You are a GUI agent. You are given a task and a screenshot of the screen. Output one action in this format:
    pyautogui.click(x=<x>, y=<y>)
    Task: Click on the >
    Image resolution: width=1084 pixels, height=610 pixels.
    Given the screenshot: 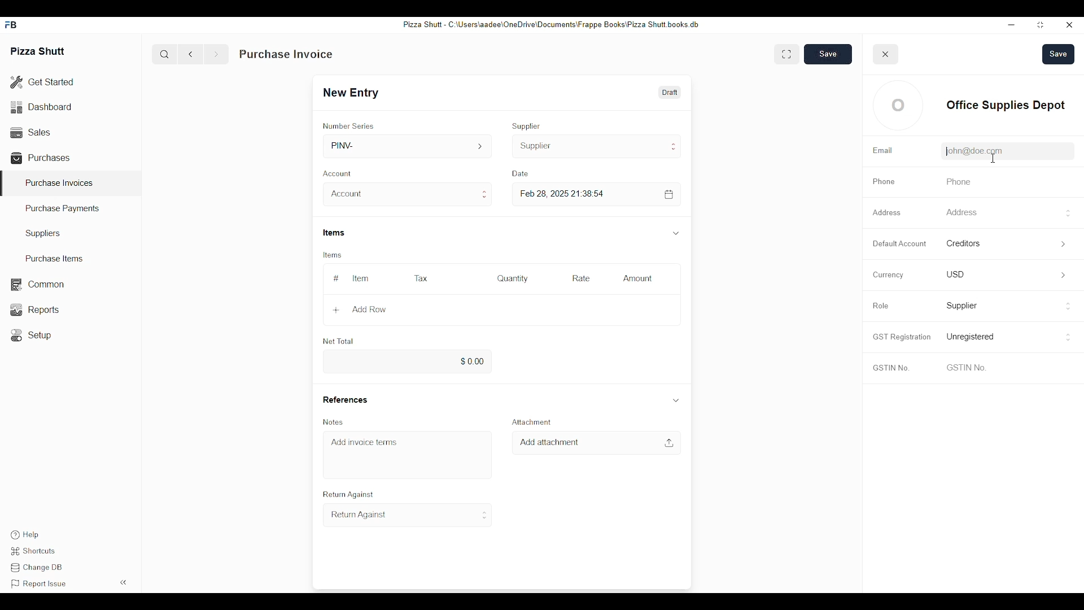 What is the action you would take?
    pyautogui.click(x=1066, y=244)
    